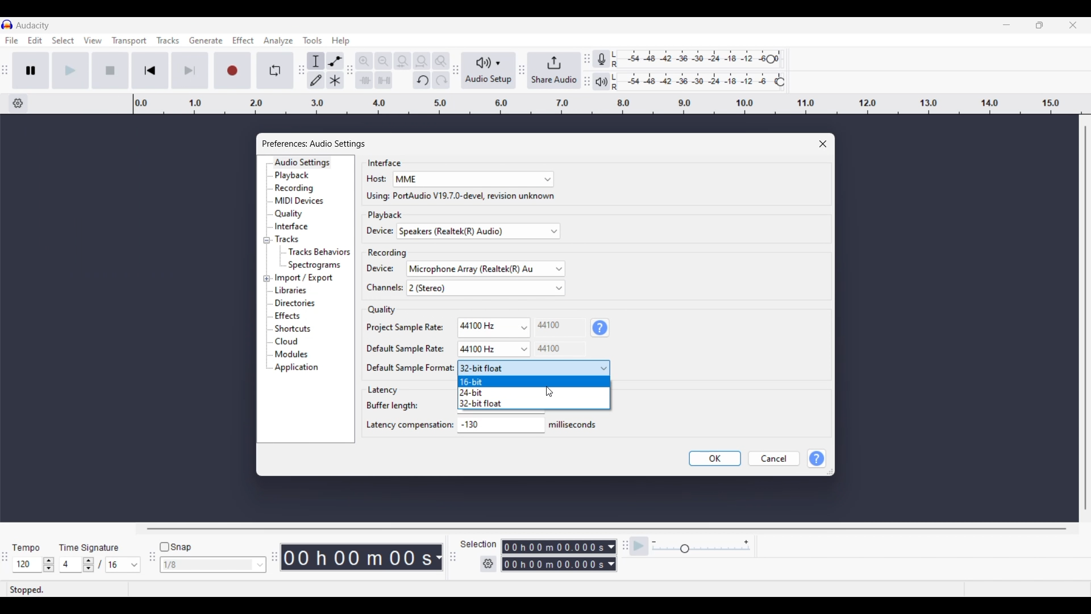 This screenshot has width=1091, height=614. Describe the element at coordinates (493, 326) in the screenshot. I see `Project sample rate options` at that location.